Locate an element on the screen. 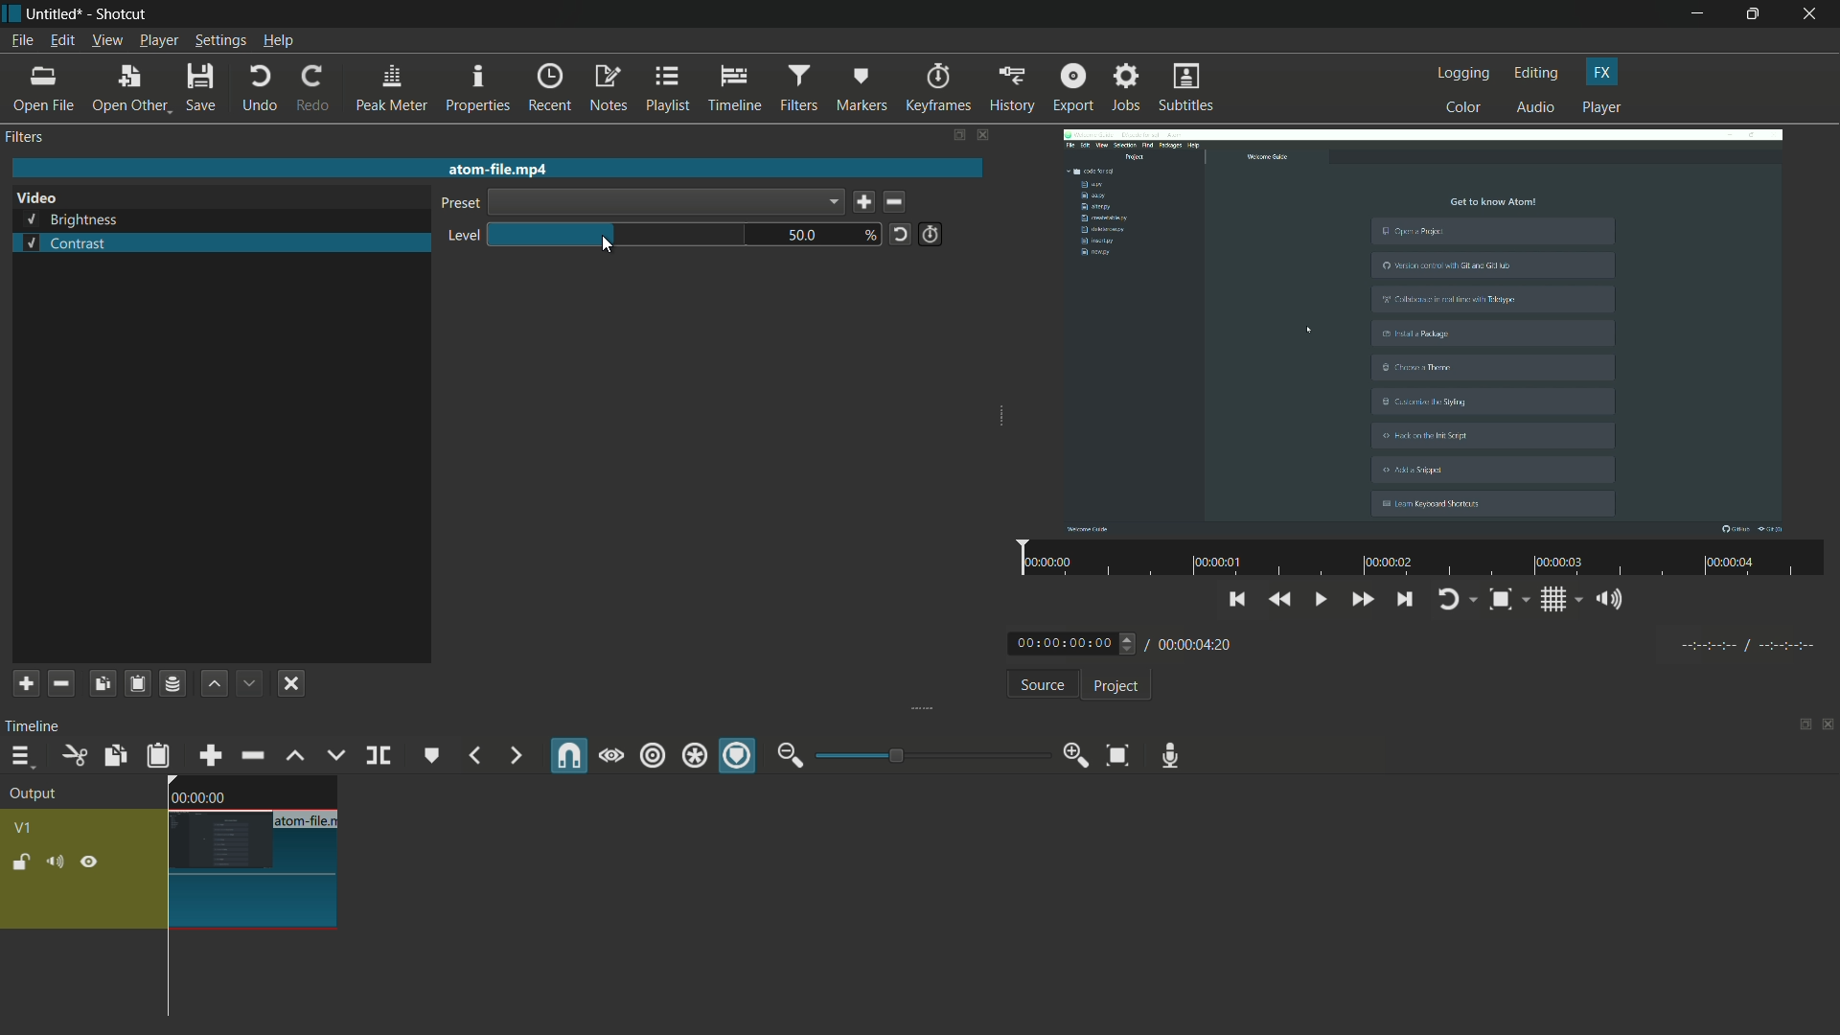  lock track is located at coordinates (24, 862).